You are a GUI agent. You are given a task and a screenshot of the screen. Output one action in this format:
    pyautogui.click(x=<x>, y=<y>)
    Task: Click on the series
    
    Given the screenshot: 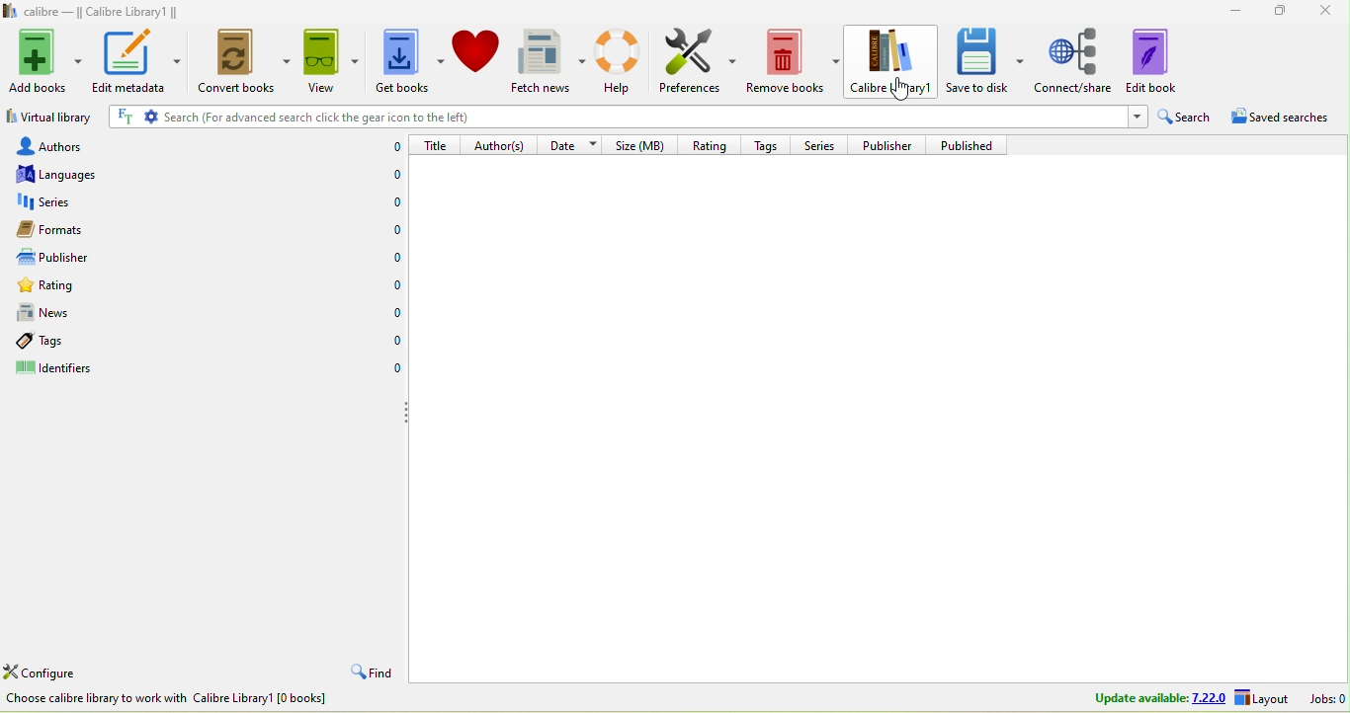 What is the action you would take?
    pyautogui.click(x=821, y=144)
    